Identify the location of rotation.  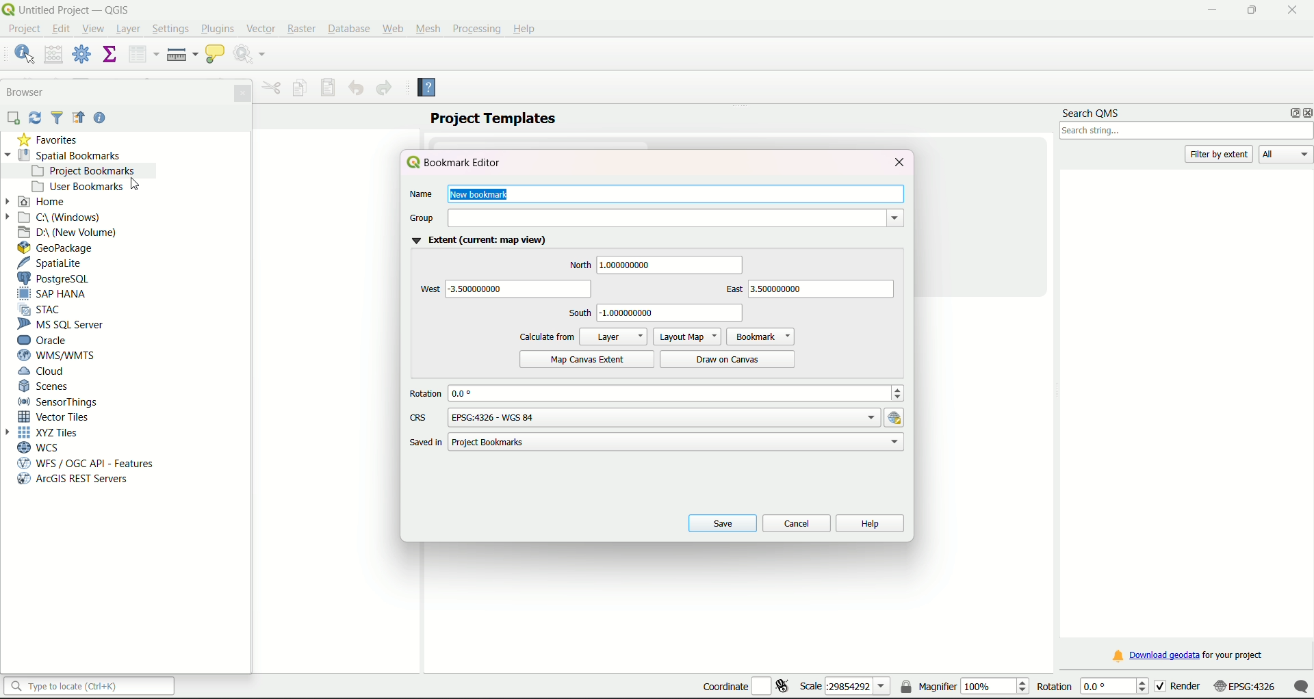
(654, 393).